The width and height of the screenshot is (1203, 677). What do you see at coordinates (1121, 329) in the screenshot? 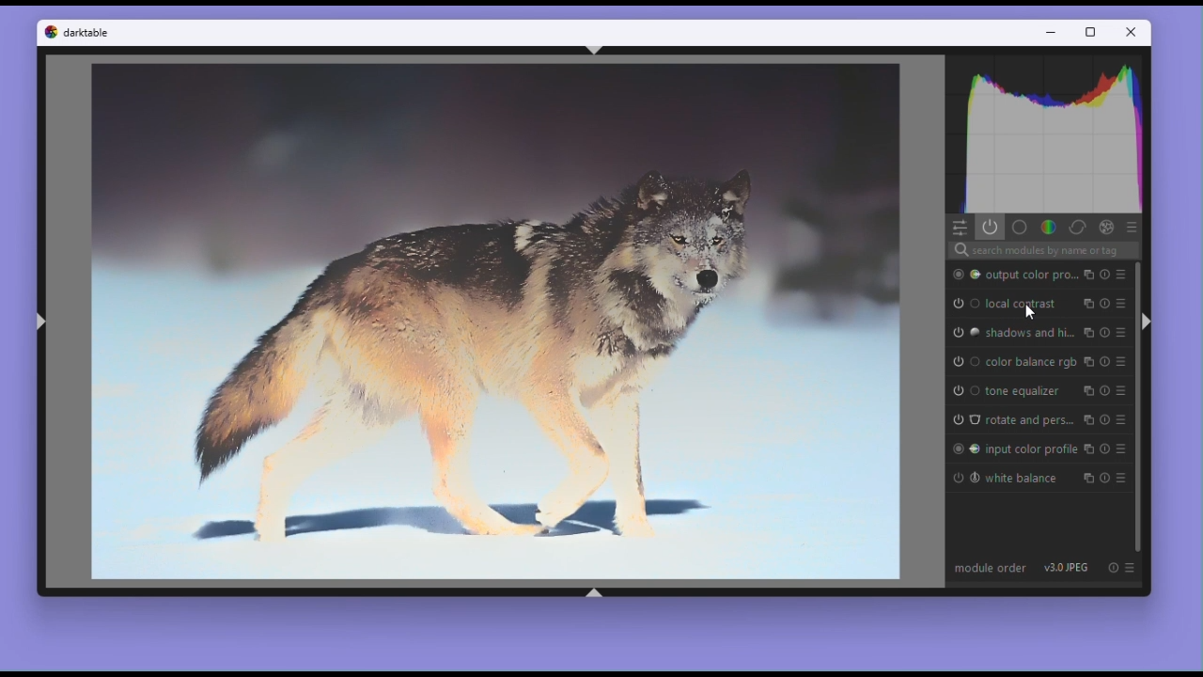
I see `presets and preferences` at bounding box center [1121, 329].